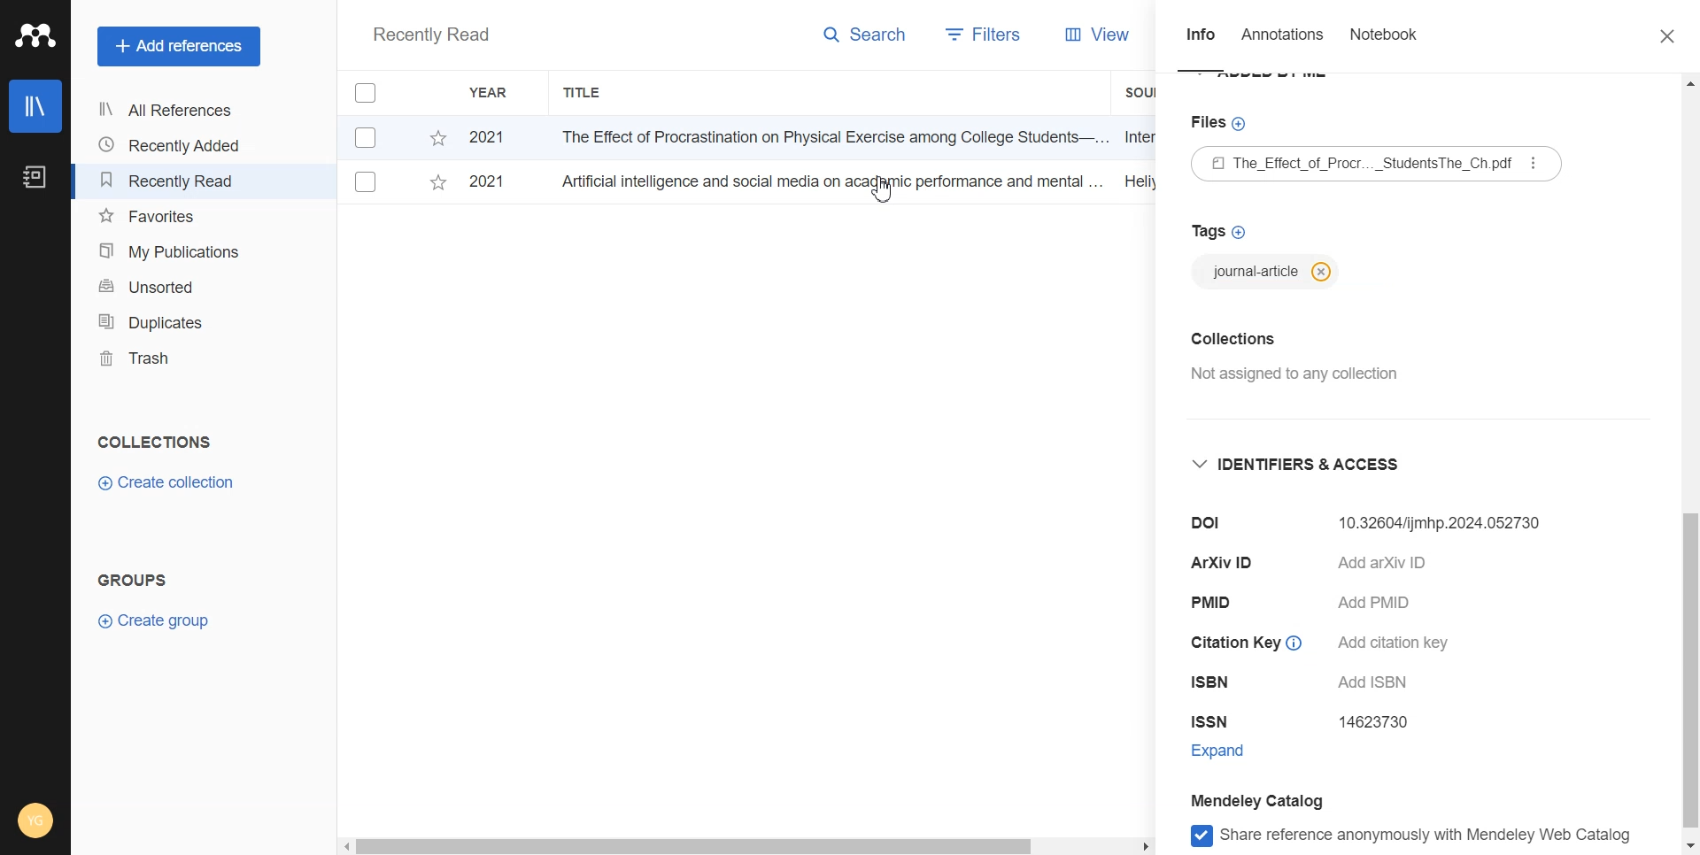 The image size is (1700, 855). I want to click on Duplicates, so click(174, 321).